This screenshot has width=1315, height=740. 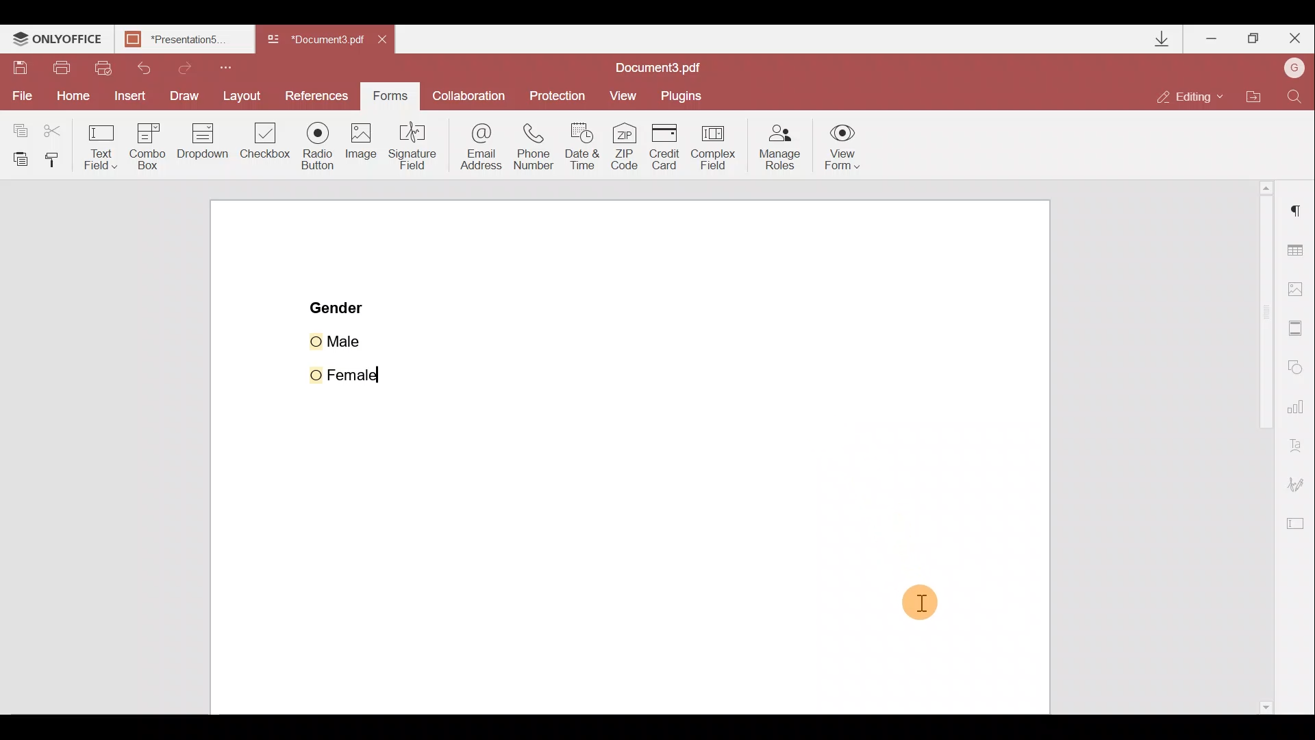 What do you see at coordinates (1302, 484) in the screenshot?
I see `Signature settings` at bounding box center [1302, 484].